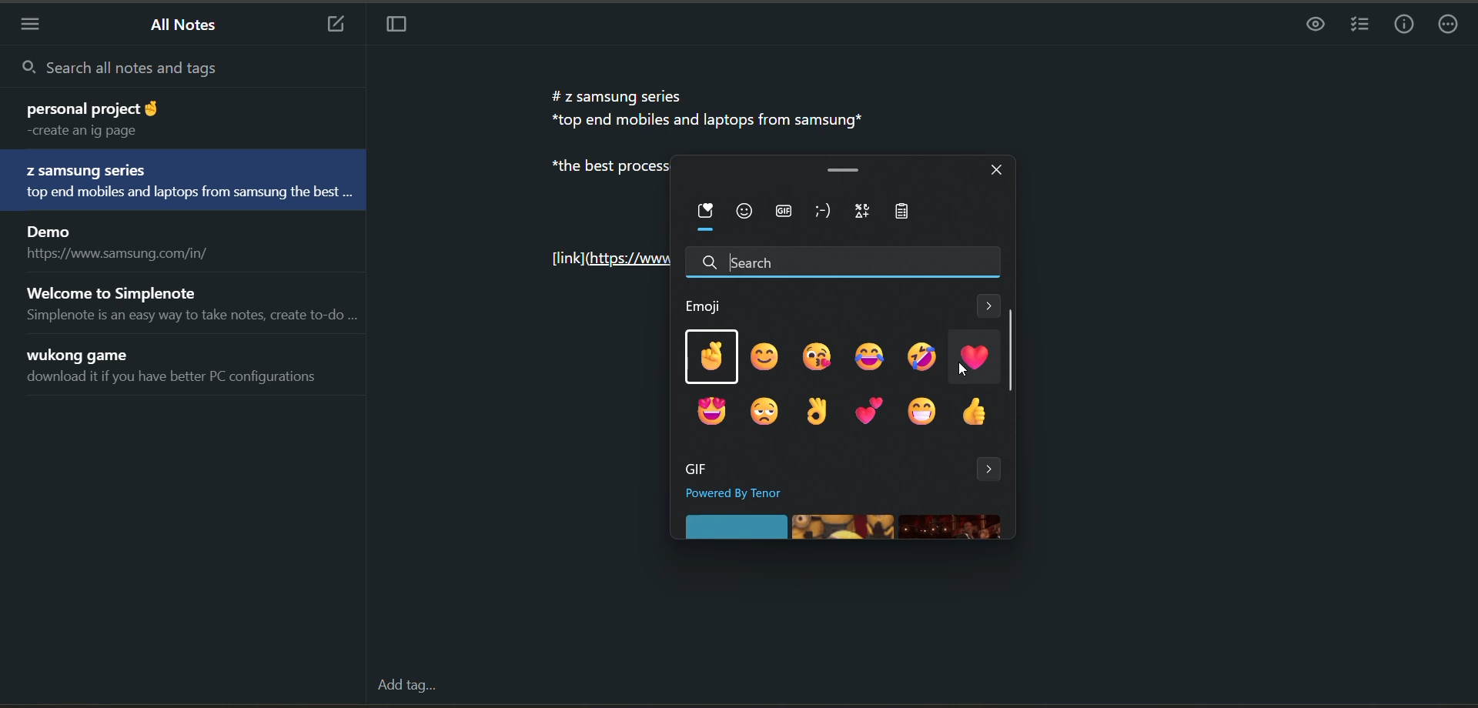  Describe the element at coordinates (709, 107) in the screenshot. I see `data in the current note` at that location.